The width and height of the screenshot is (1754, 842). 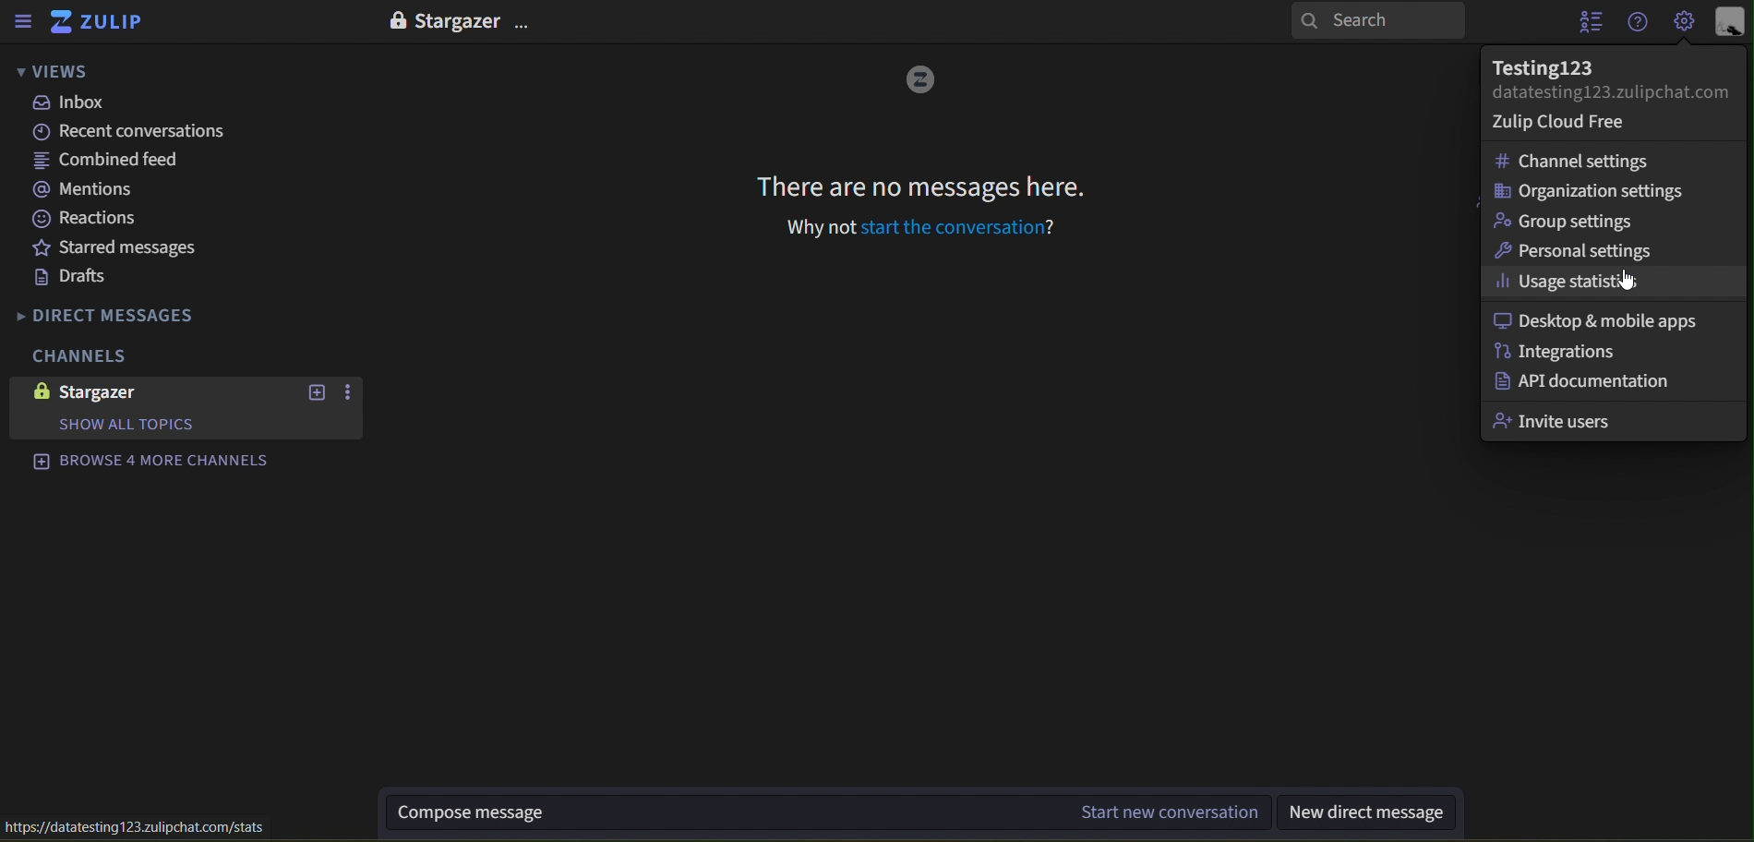 What do you see at coordinates (80, 355) in the screenshot?
I see `channels` at bounding box center [80, 355].